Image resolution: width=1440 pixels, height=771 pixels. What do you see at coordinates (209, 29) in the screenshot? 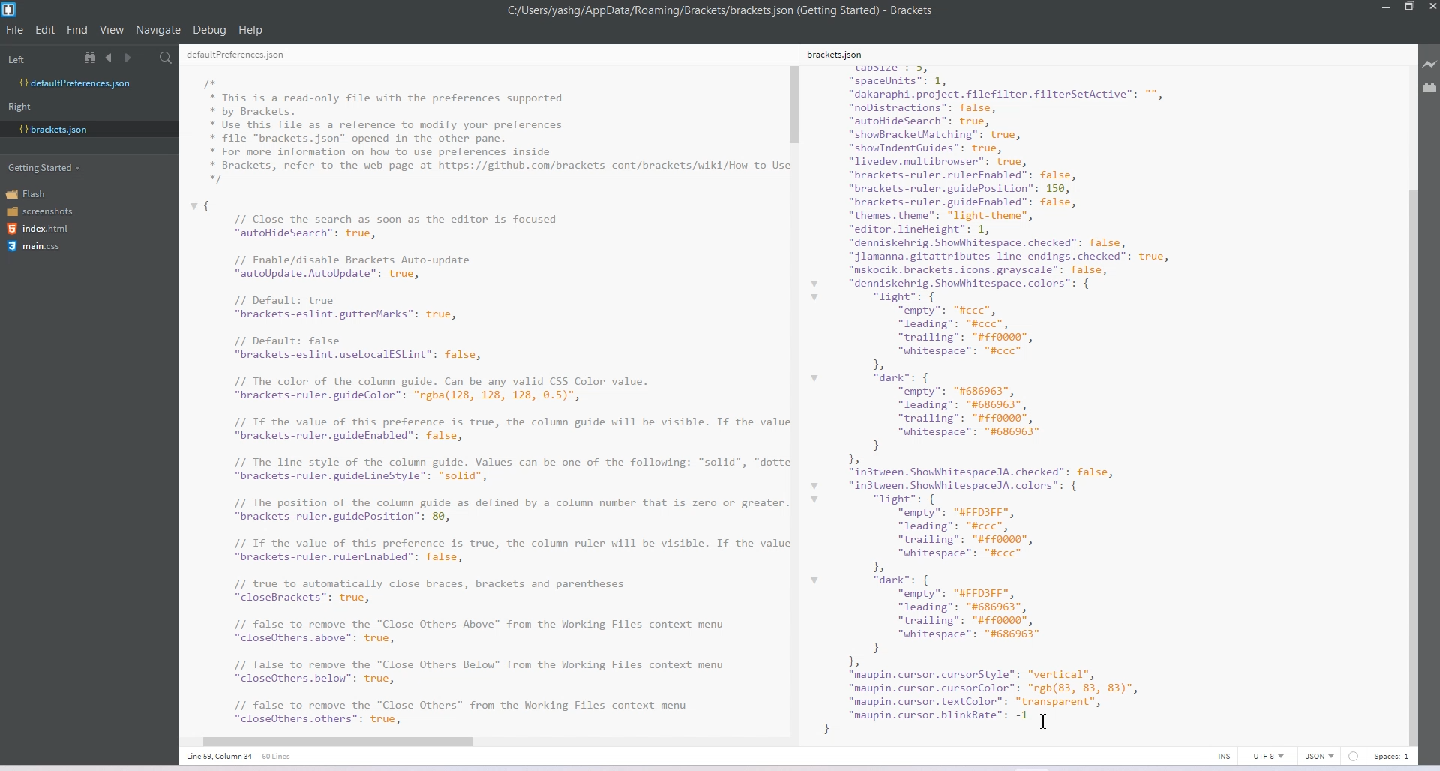
I see `Debug` at bounding box center [209, 29].